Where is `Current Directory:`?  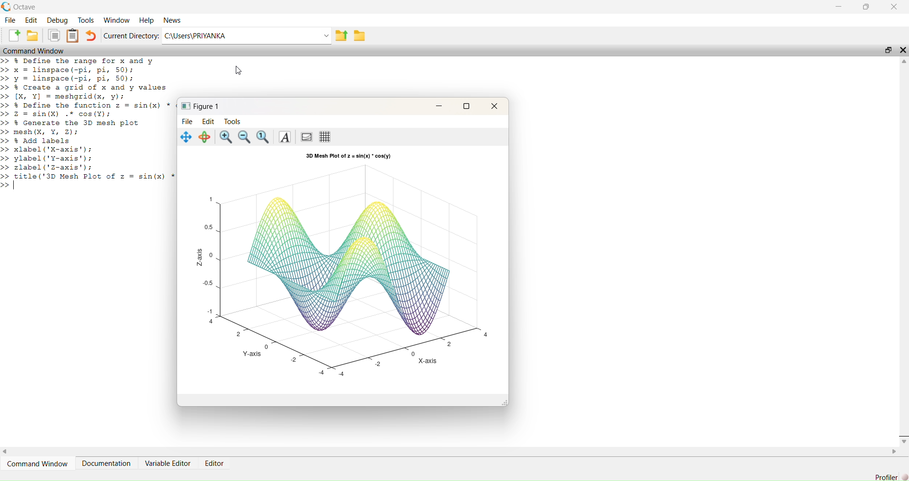 Current Directory: is located at coordinates (131, 36).